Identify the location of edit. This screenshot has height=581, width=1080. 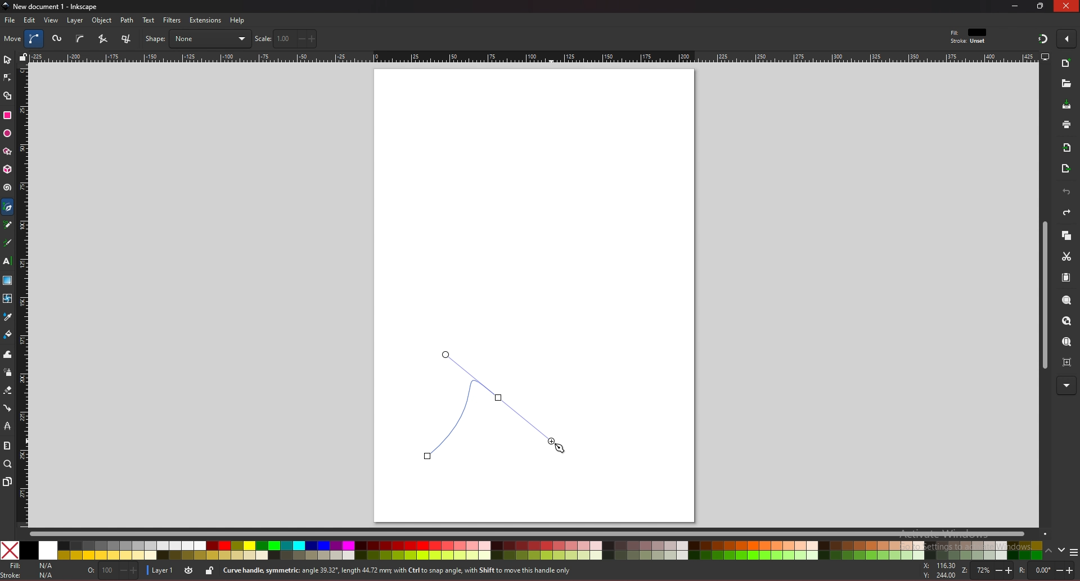
(30, 20).